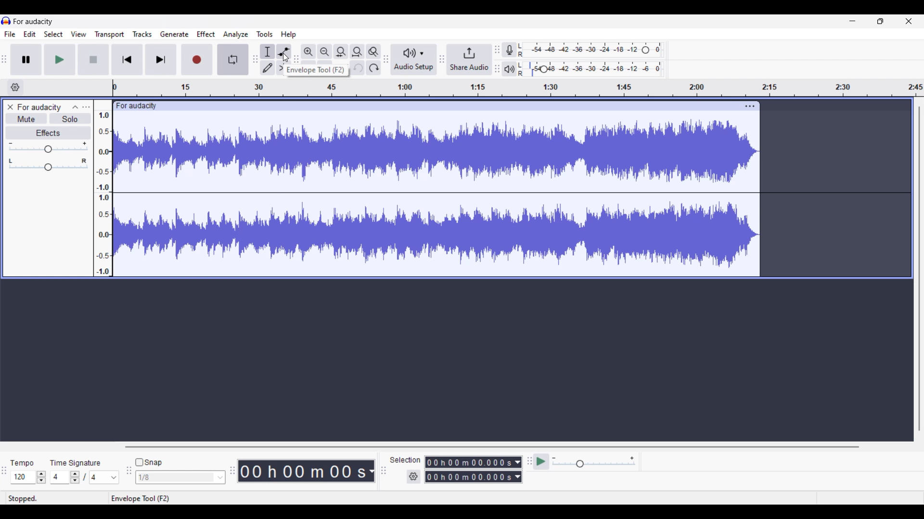 This screenshot has height=519, width=924. What do you see at coordinates (316, 70) in the screenshot?
I see `Description of selection by cursor` at bounding box center [316, 70].